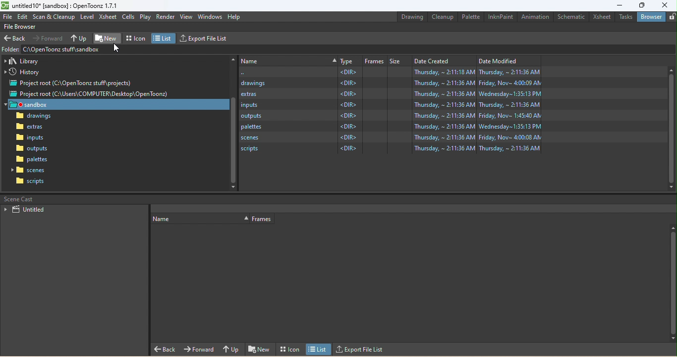 The height and width of the screenshot is (357, 677). Describe the element at coordinates (410, 18) in the screenshot. I see `Drawing` at that location.